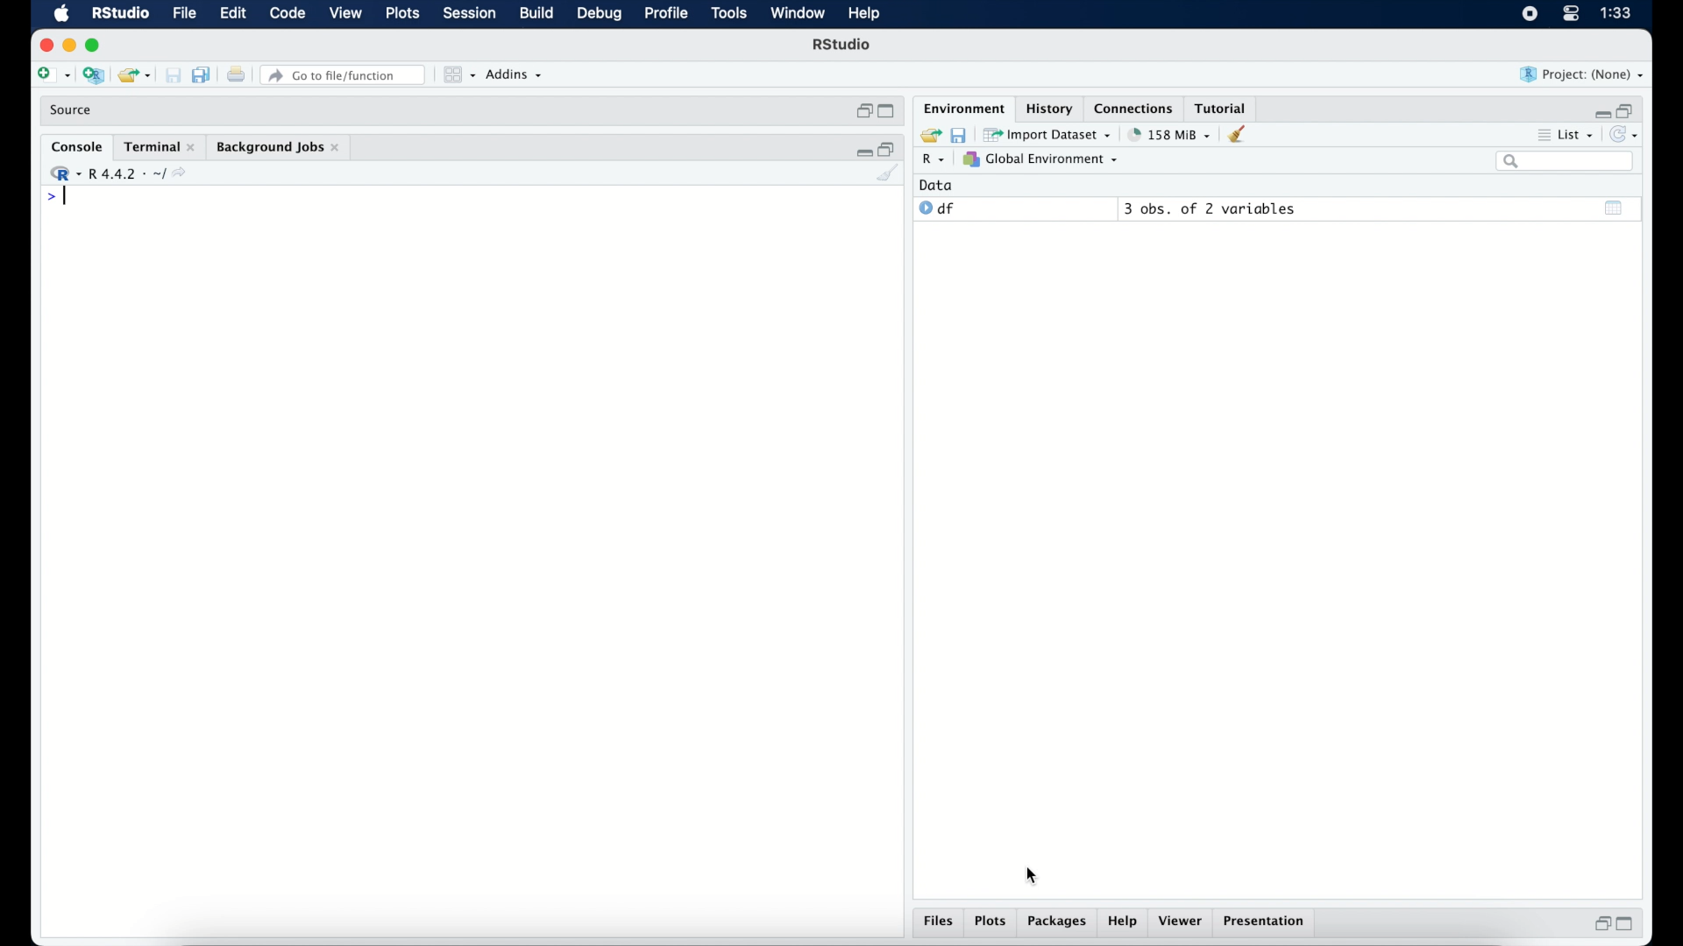 This screenshot has height=946, width=1683. Describe the element at coordinates (1583, 75) in the screenshot. I see `project (none)` at that location.